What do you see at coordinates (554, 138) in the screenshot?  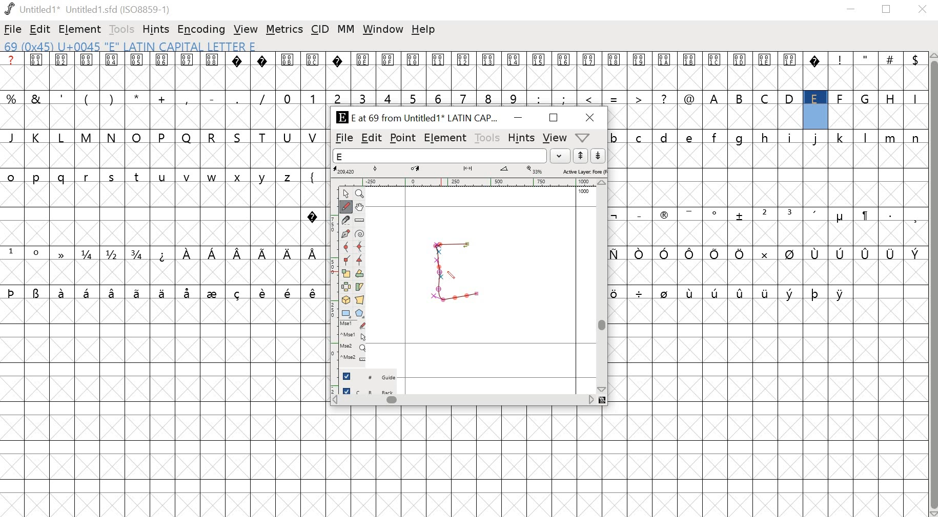 I see `view` at bounding box center [554, 138].